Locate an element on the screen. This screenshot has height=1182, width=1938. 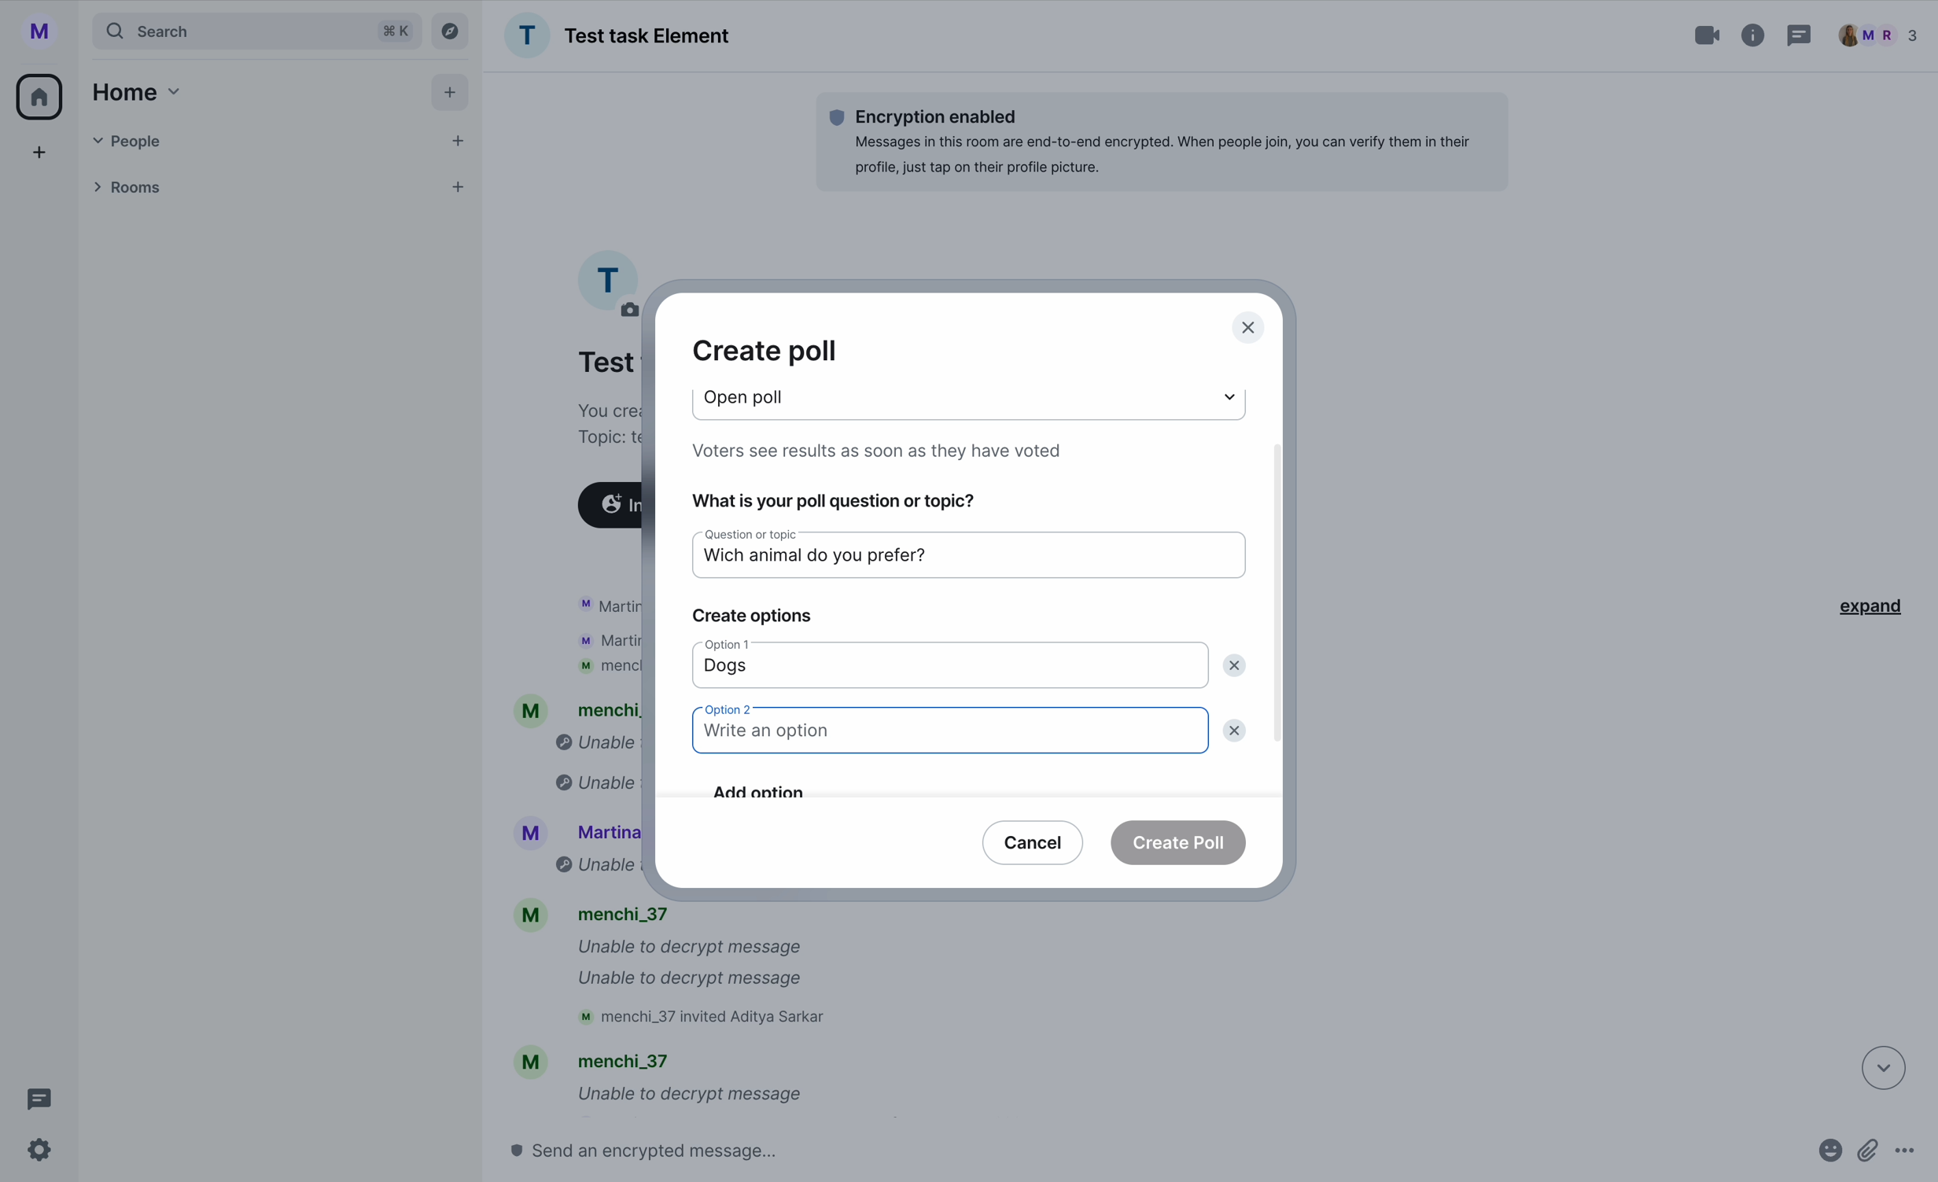
people tab is located at coordinates (281, 141).